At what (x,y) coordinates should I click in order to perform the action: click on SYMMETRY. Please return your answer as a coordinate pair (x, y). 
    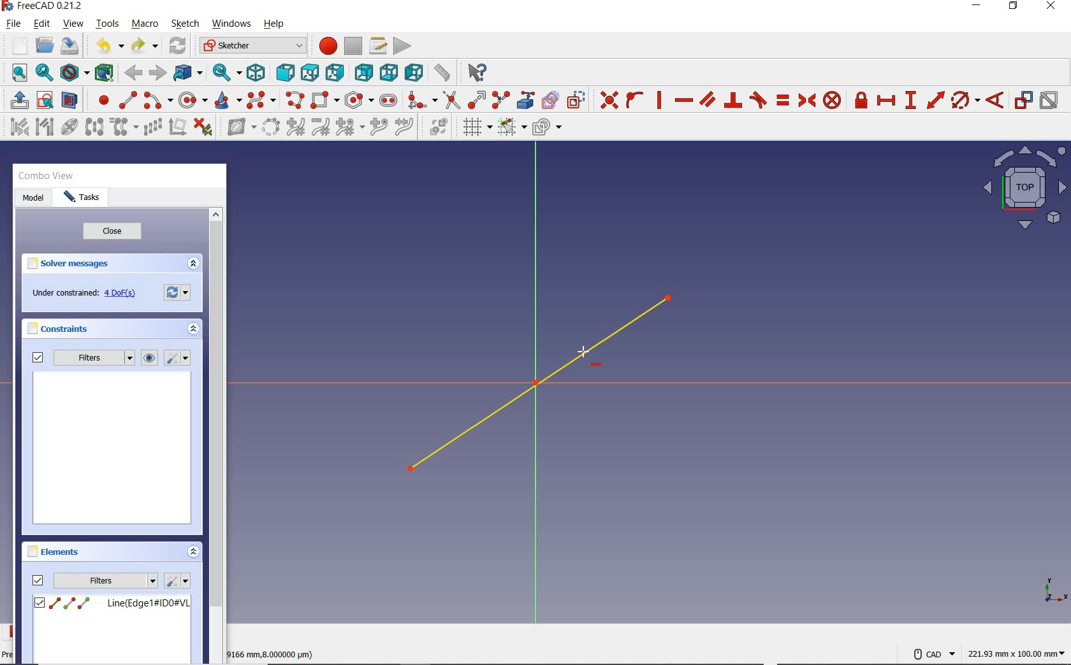
    Looking at the image, I should click on (94, 126).